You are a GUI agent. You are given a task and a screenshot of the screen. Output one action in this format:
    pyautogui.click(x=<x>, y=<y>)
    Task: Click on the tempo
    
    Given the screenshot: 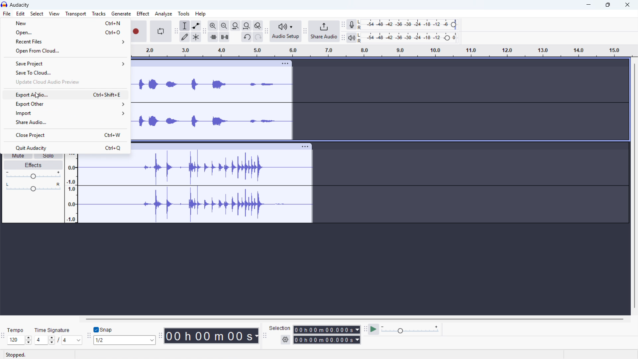 What is the action you would take?
    pyautogui.click(x=17, y=330)
    